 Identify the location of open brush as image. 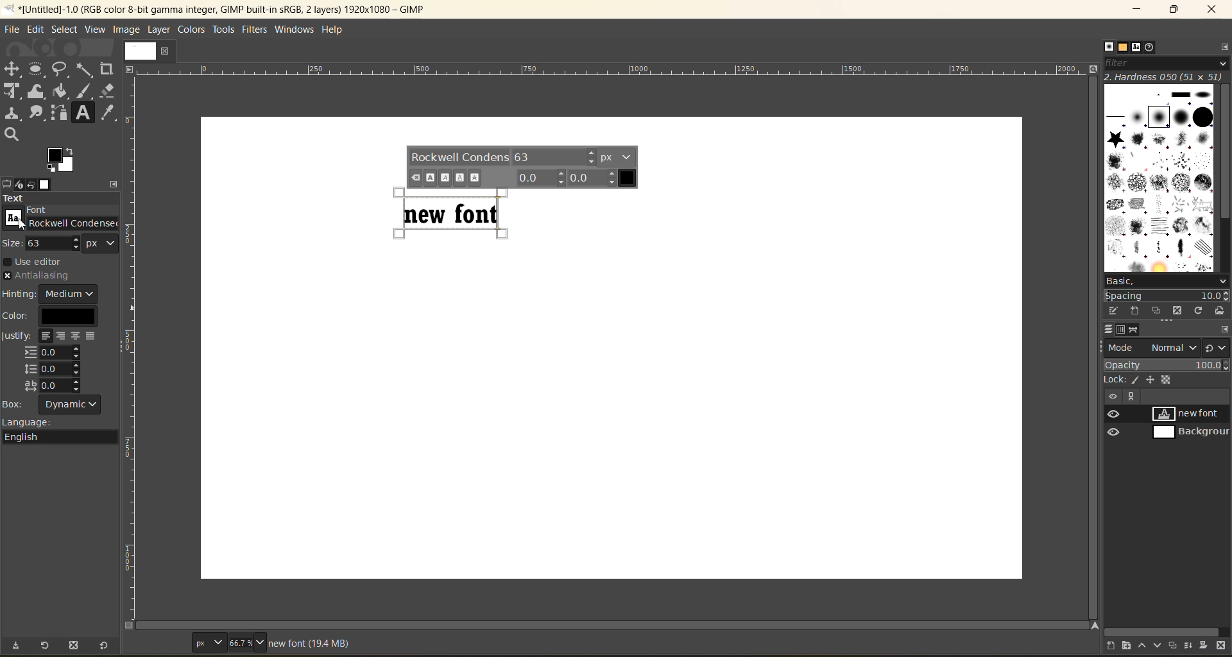
(1220, 311).